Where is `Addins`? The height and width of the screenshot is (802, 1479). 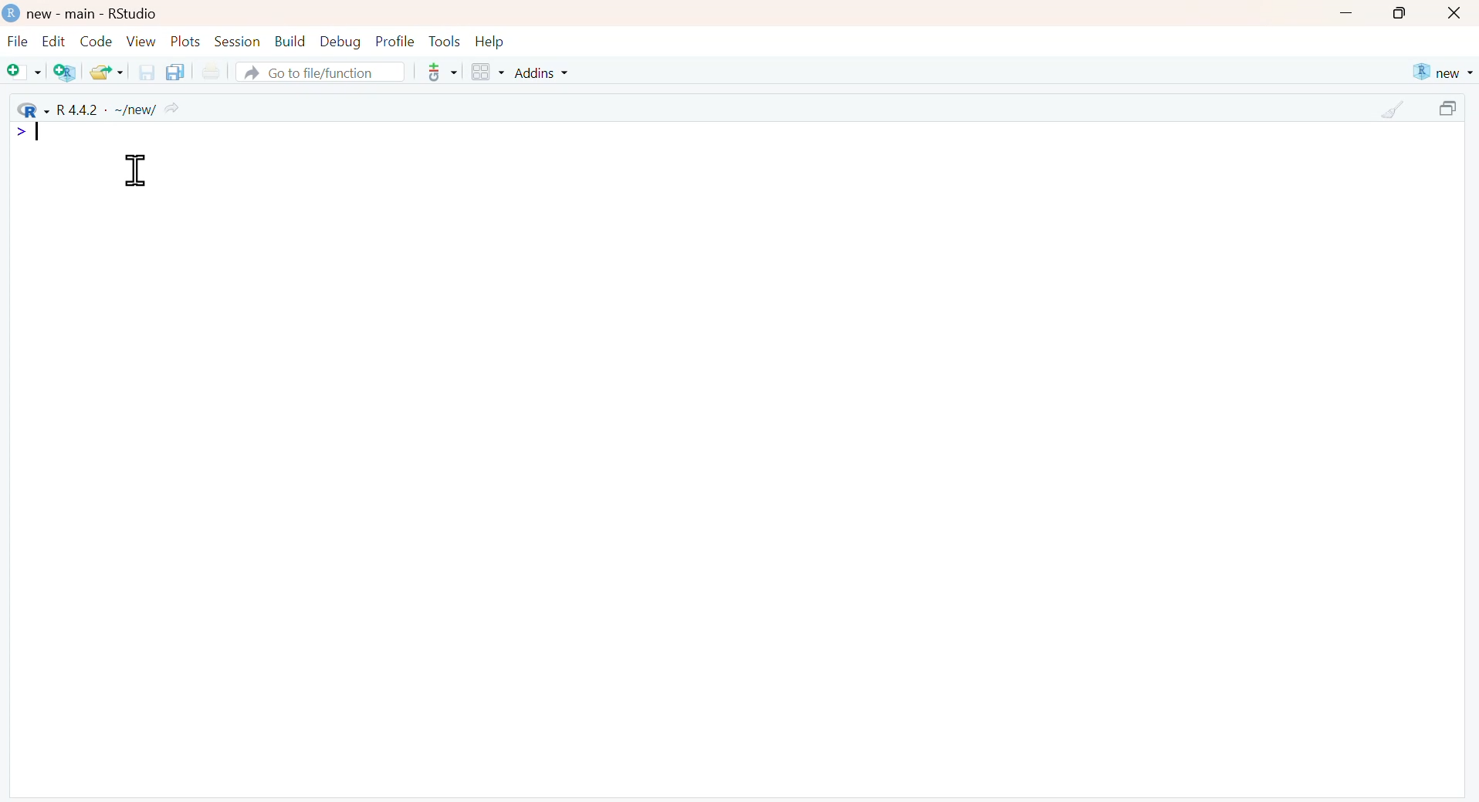
Addins is located at coordinates (544, 72).